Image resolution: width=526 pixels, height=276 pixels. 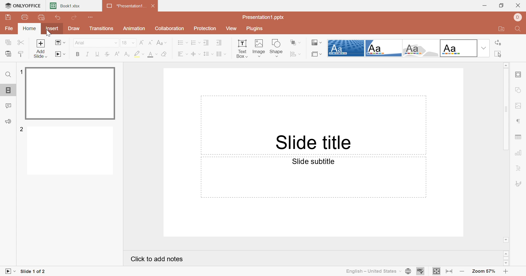 I want to click on Close, so click(x=155, y=7).